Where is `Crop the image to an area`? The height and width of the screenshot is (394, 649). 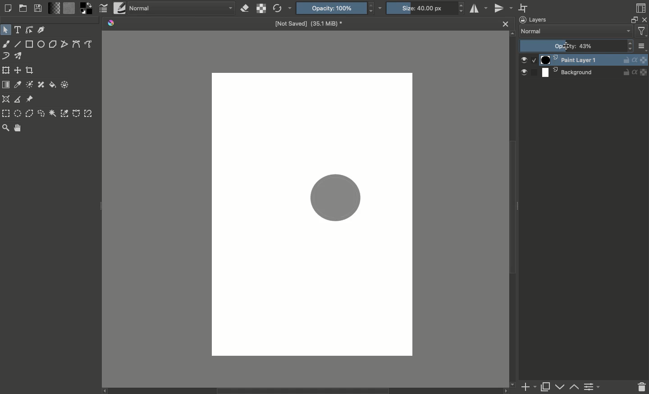 Crop the image to an area is located at coordinates (29, 70).